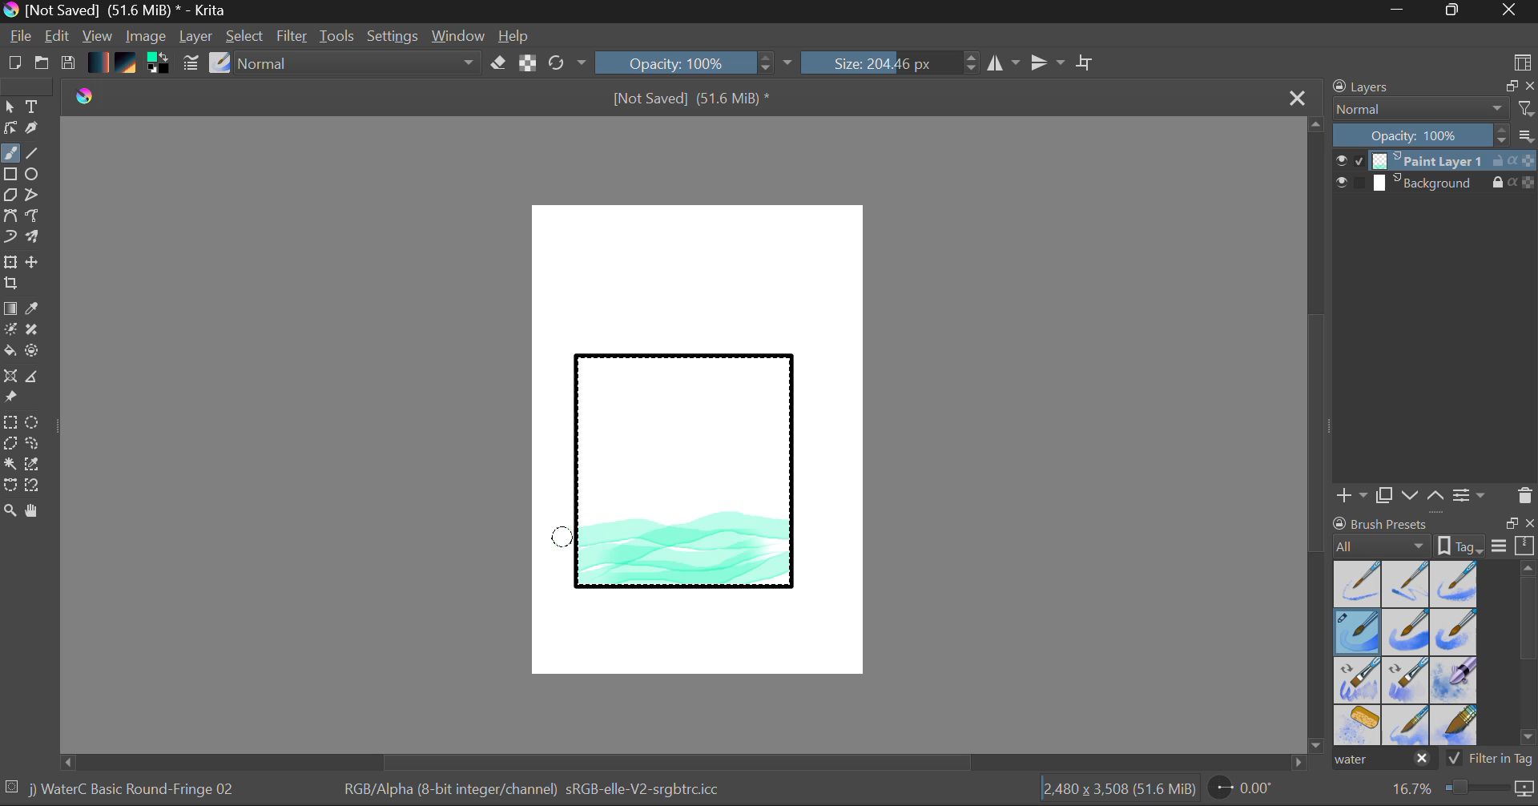 The height and width of the screenshot is (806, 1538). Describe the element at coordinates (294, 38) in the screenshot. I see `Filter` at that location.